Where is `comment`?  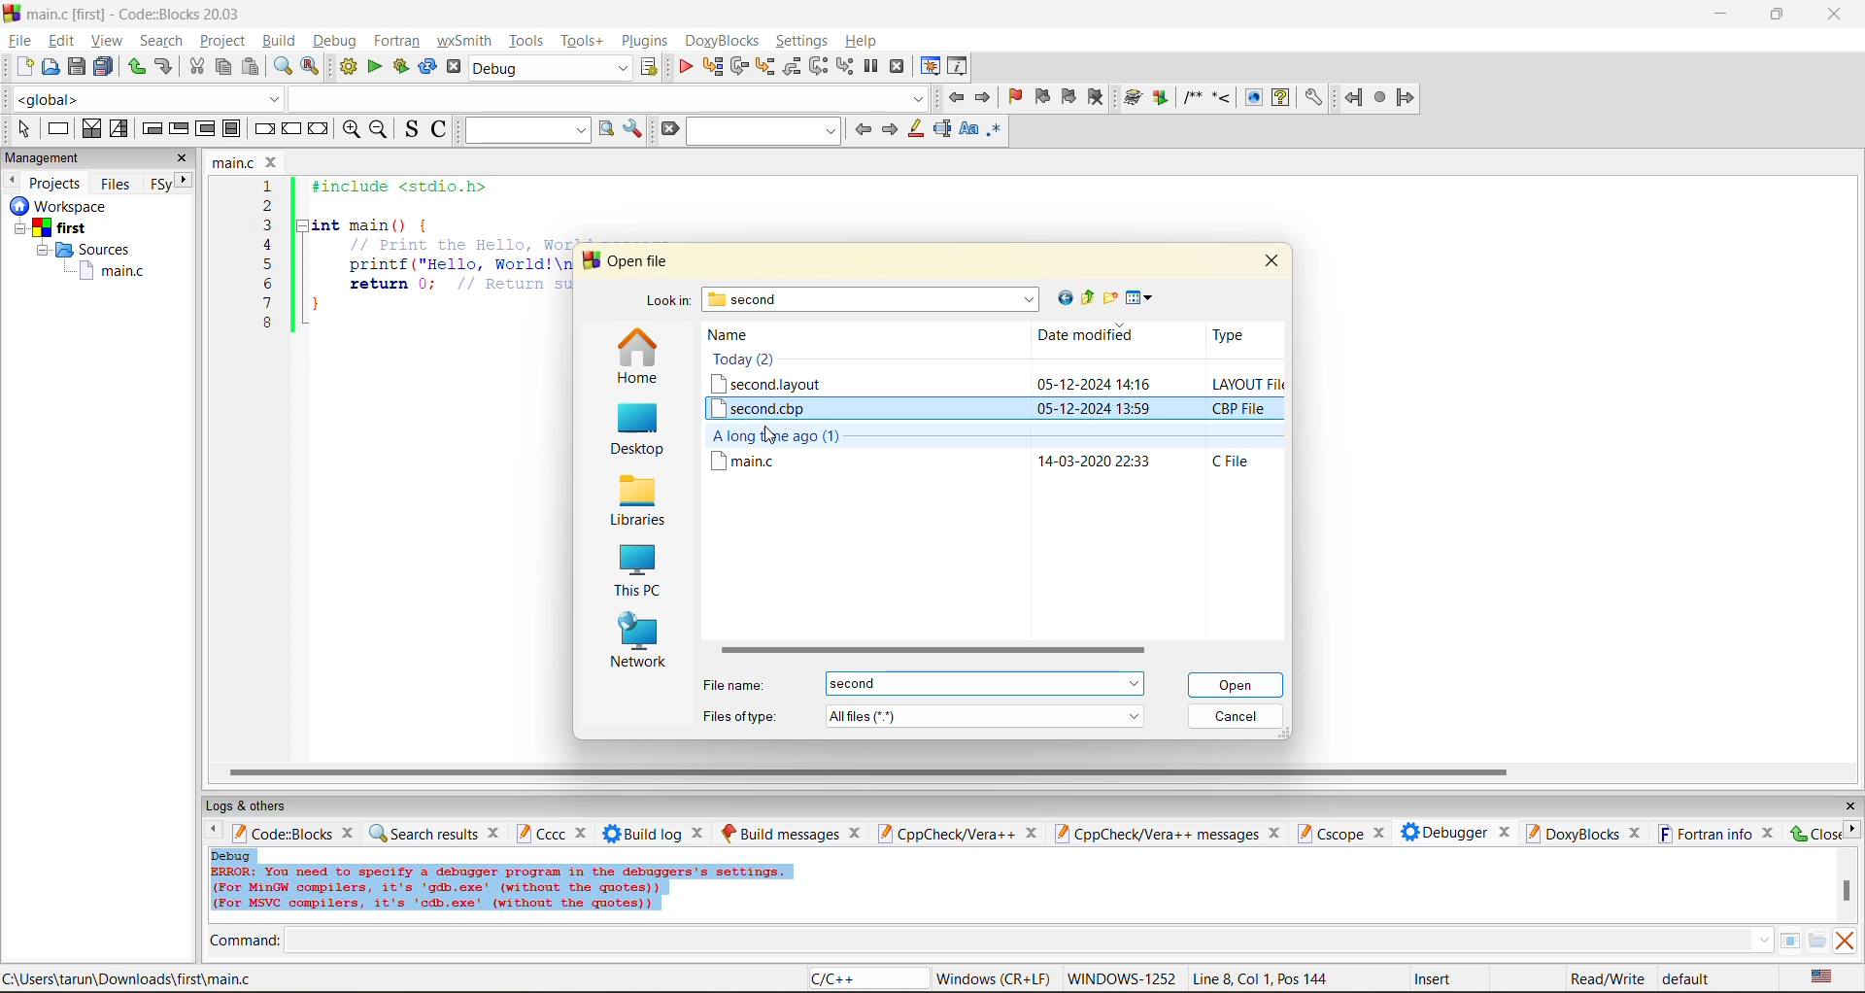
comment is located at coordinates (1192, 97).